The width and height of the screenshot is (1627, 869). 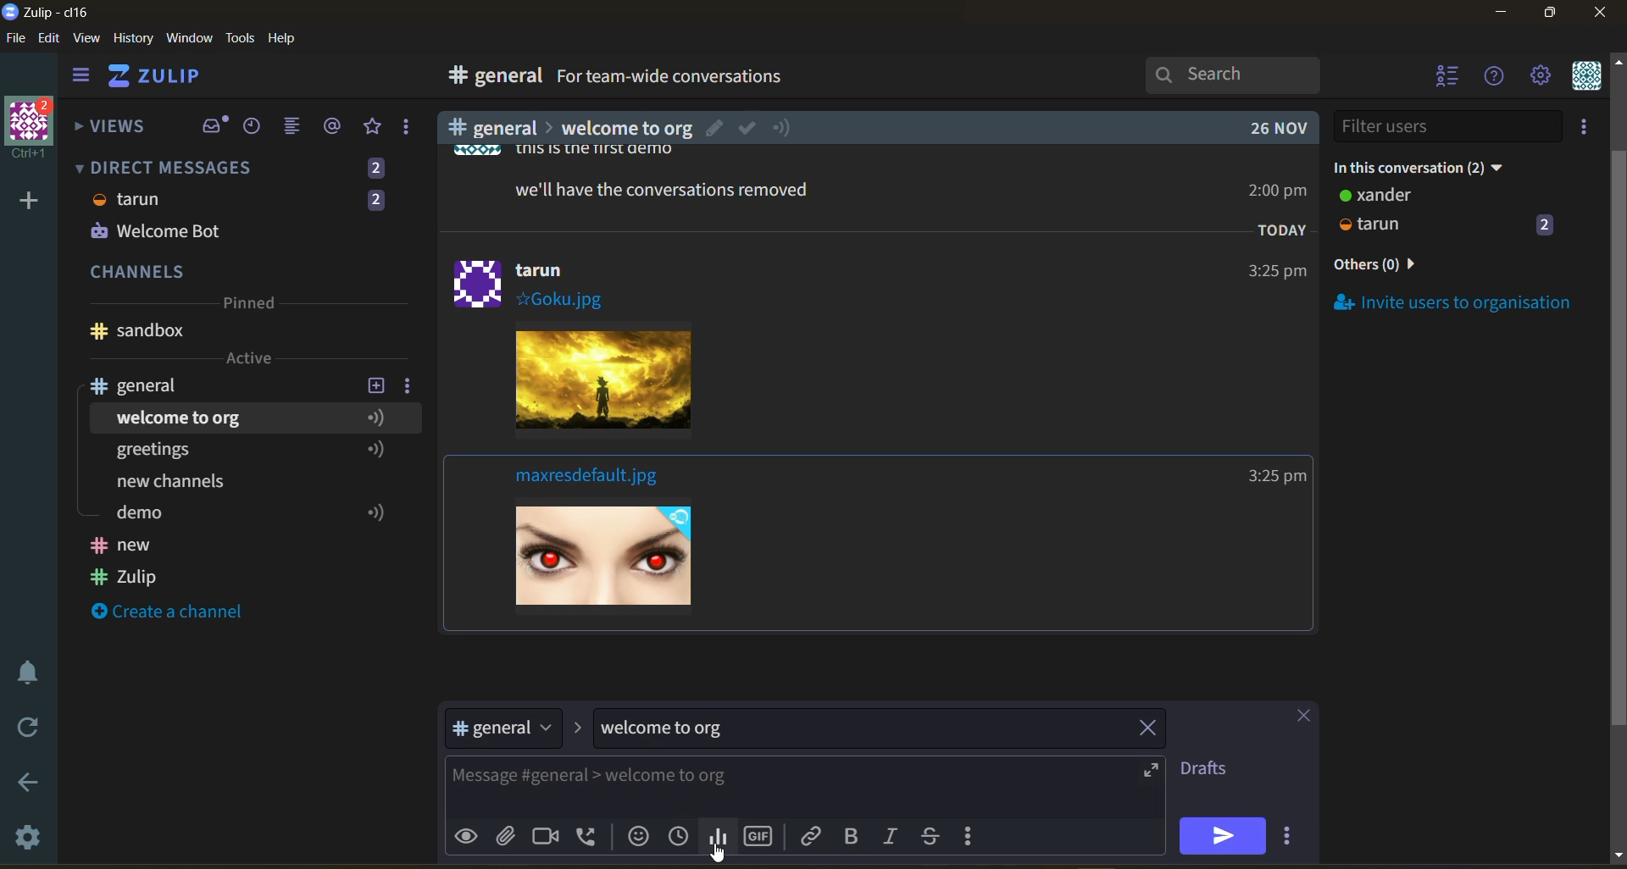 I want to click on close, so click(x=1296, y=718).